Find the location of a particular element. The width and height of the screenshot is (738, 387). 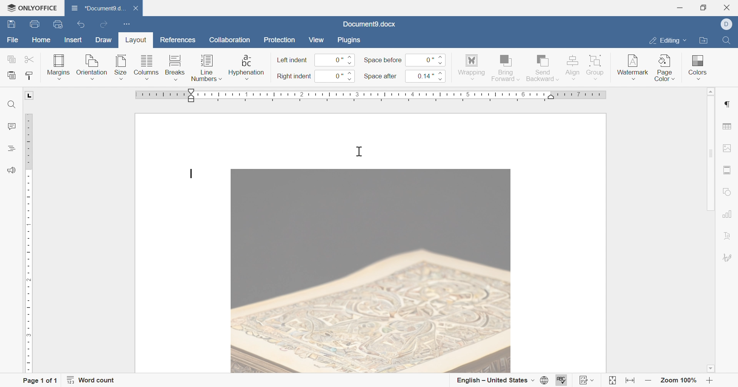

0 is located at coordinates (335, 76).